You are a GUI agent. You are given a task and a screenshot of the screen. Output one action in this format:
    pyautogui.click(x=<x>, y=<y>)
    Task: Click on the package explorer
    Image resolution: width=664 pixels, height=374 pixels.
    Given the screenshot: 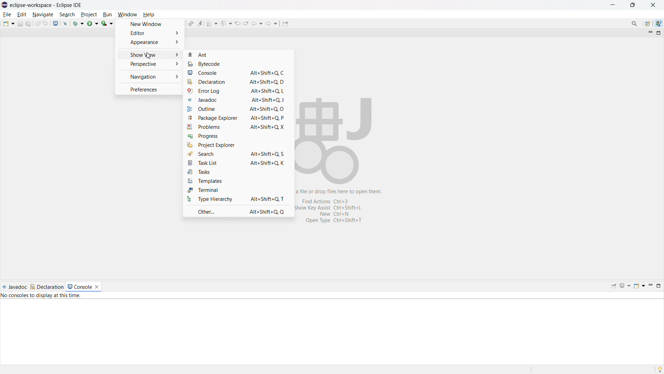 What is the action you would take?
    pyautogui.click(x=238, y=118)
    